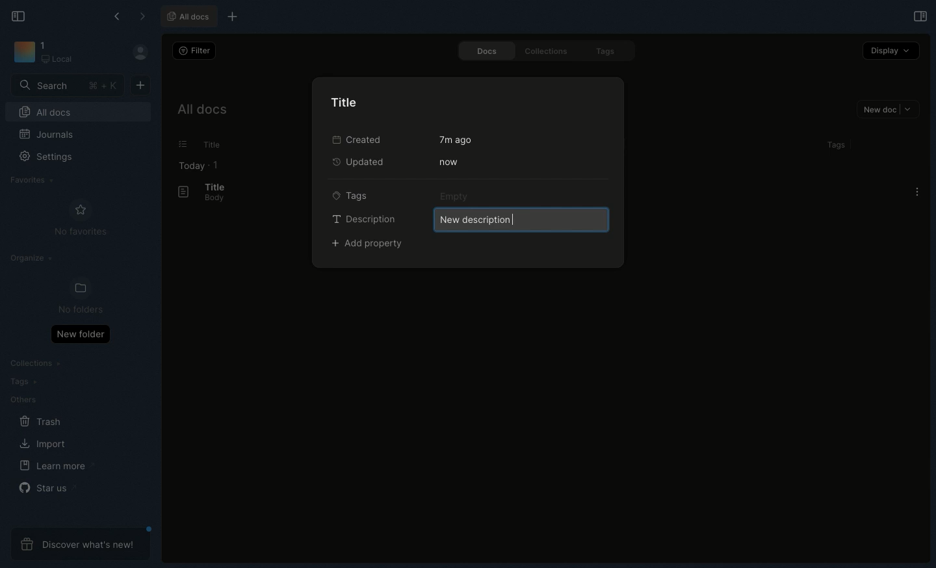  I want to click on Discover what's new, so click(81, 544).